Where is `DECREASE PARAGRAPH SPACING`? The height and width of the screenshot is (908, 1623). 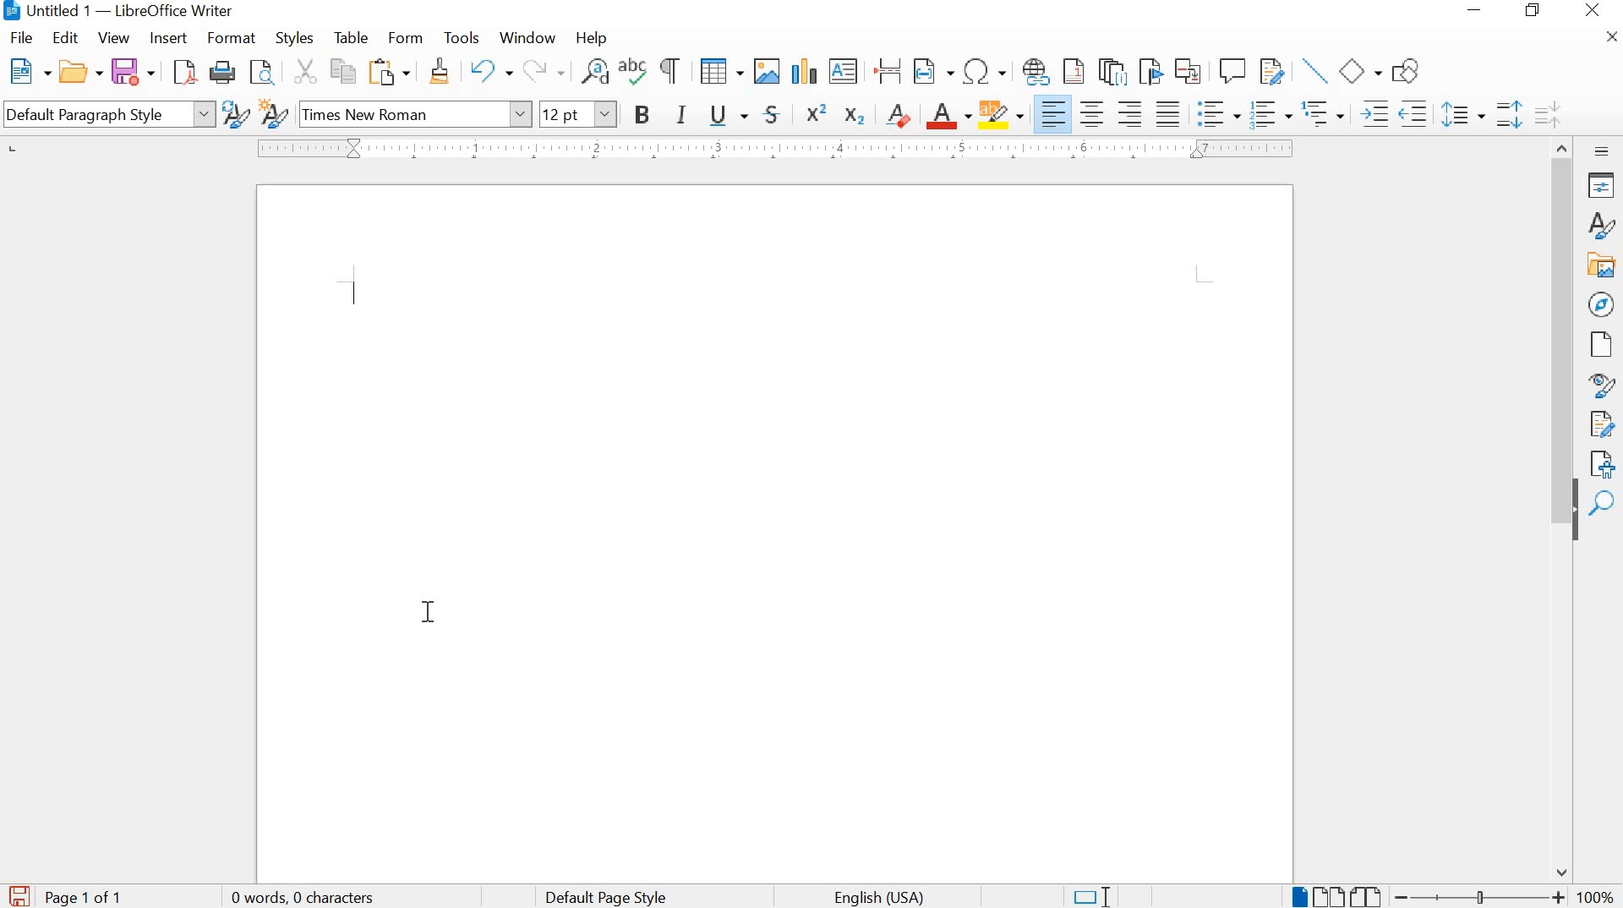 DECREASE PARAGRAPH SPACING is located at coordinates (1546, 112).